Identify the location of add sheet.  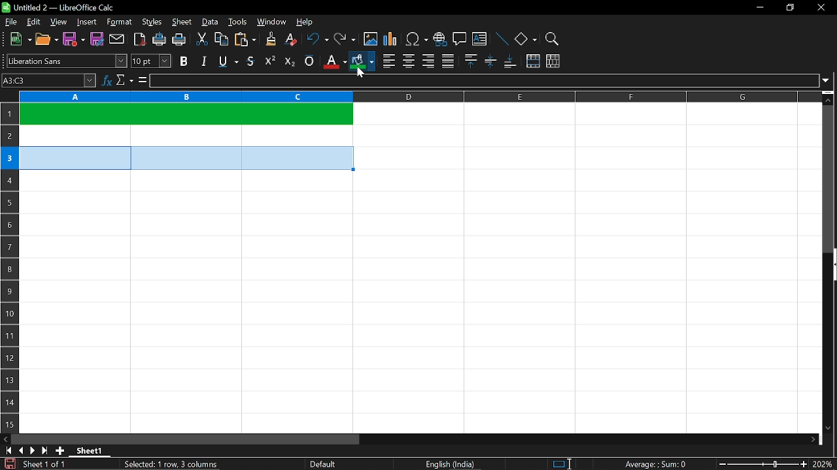
(60, 451).